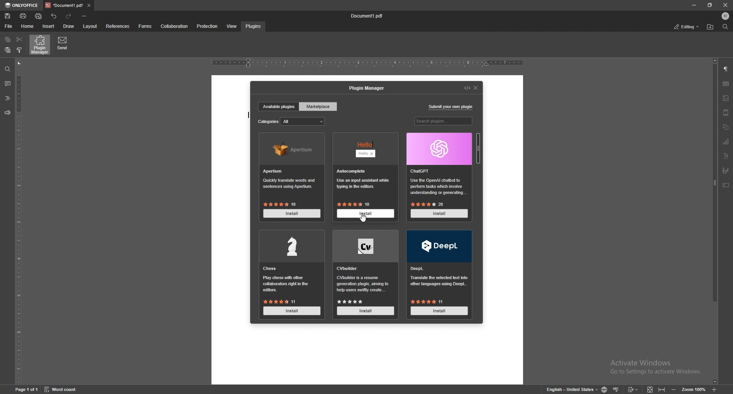 The image size is (733, 394). What do you see at coordinates (89, 6) in the screenshot?
I see `close tab` at bounding box center [89, 6].